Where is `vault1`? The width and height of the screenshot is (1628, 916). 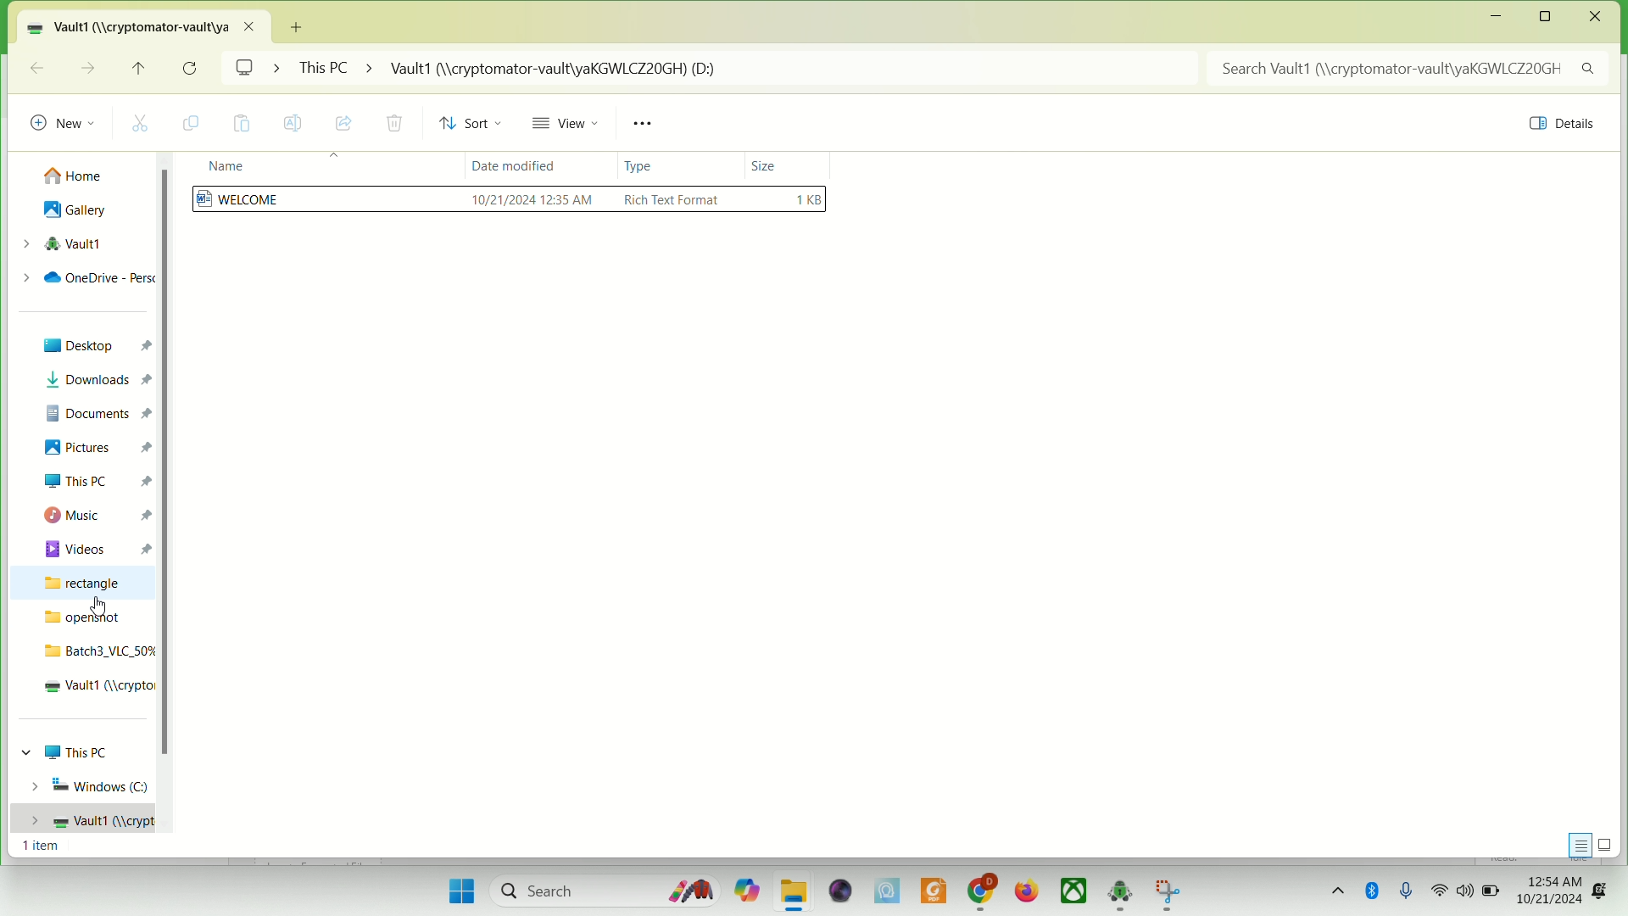 vault1 is located at coordinates (93, 687).